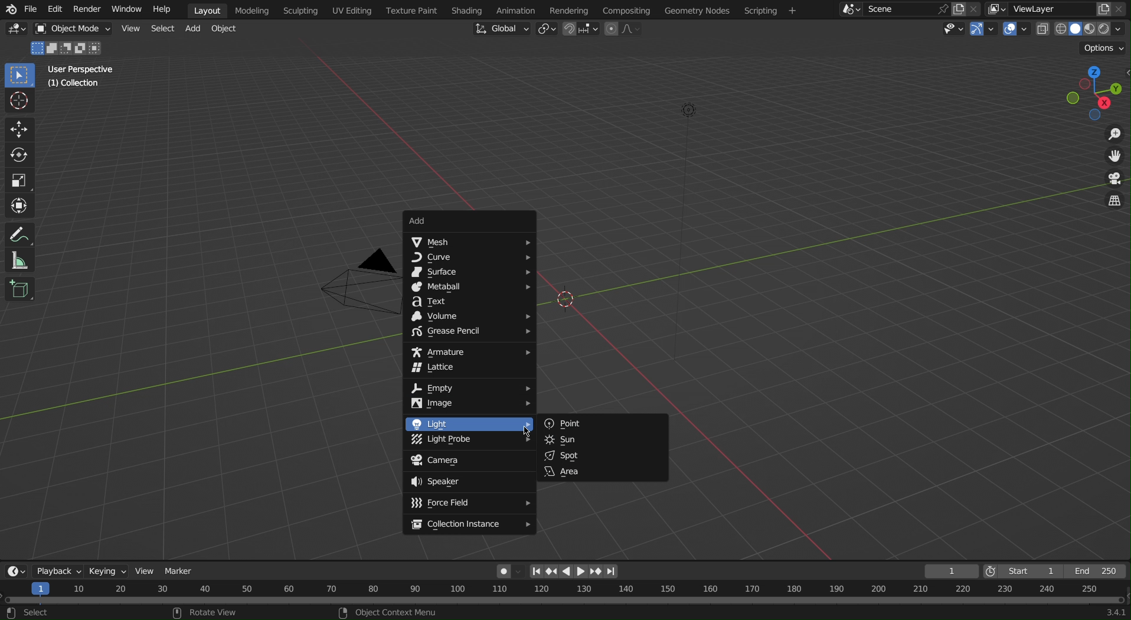 This screenshot has width=1131, height=620. What do you see at coordinates (470, 221) in the screenshot?
I see `Add` at bounding box center [470, 221].